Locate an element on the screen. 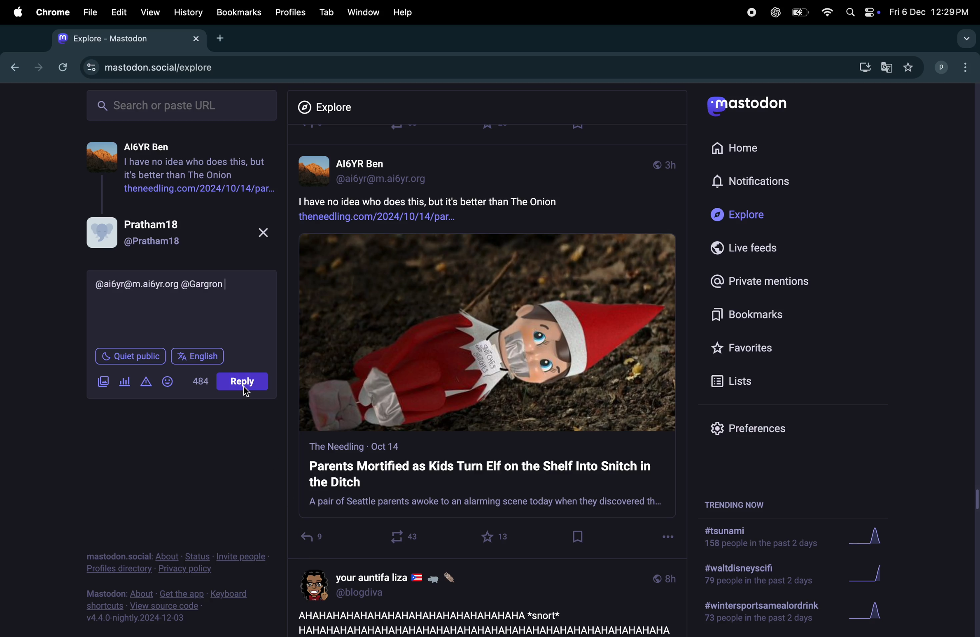 This screenshot has height=637, width=980. Bookmarks is located at coordinates (752, 316).